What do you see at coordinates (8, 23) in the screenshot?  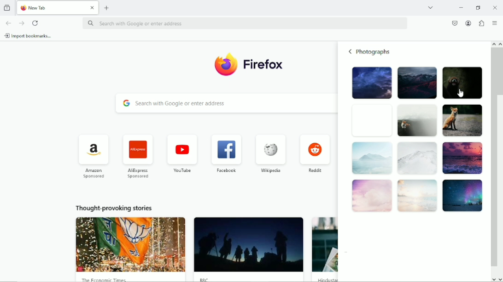 I see `Go back` at bounding box center [8, 23].